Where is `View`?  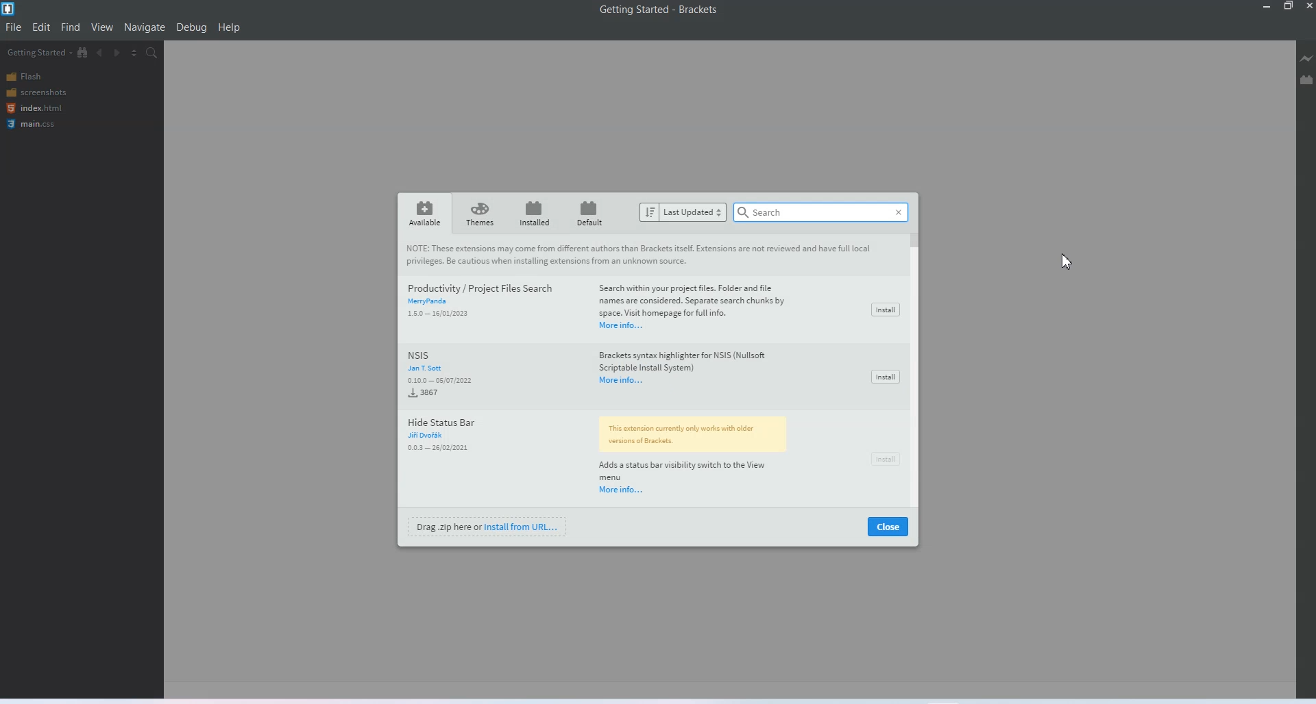
View is located at coordinates (102, 27).